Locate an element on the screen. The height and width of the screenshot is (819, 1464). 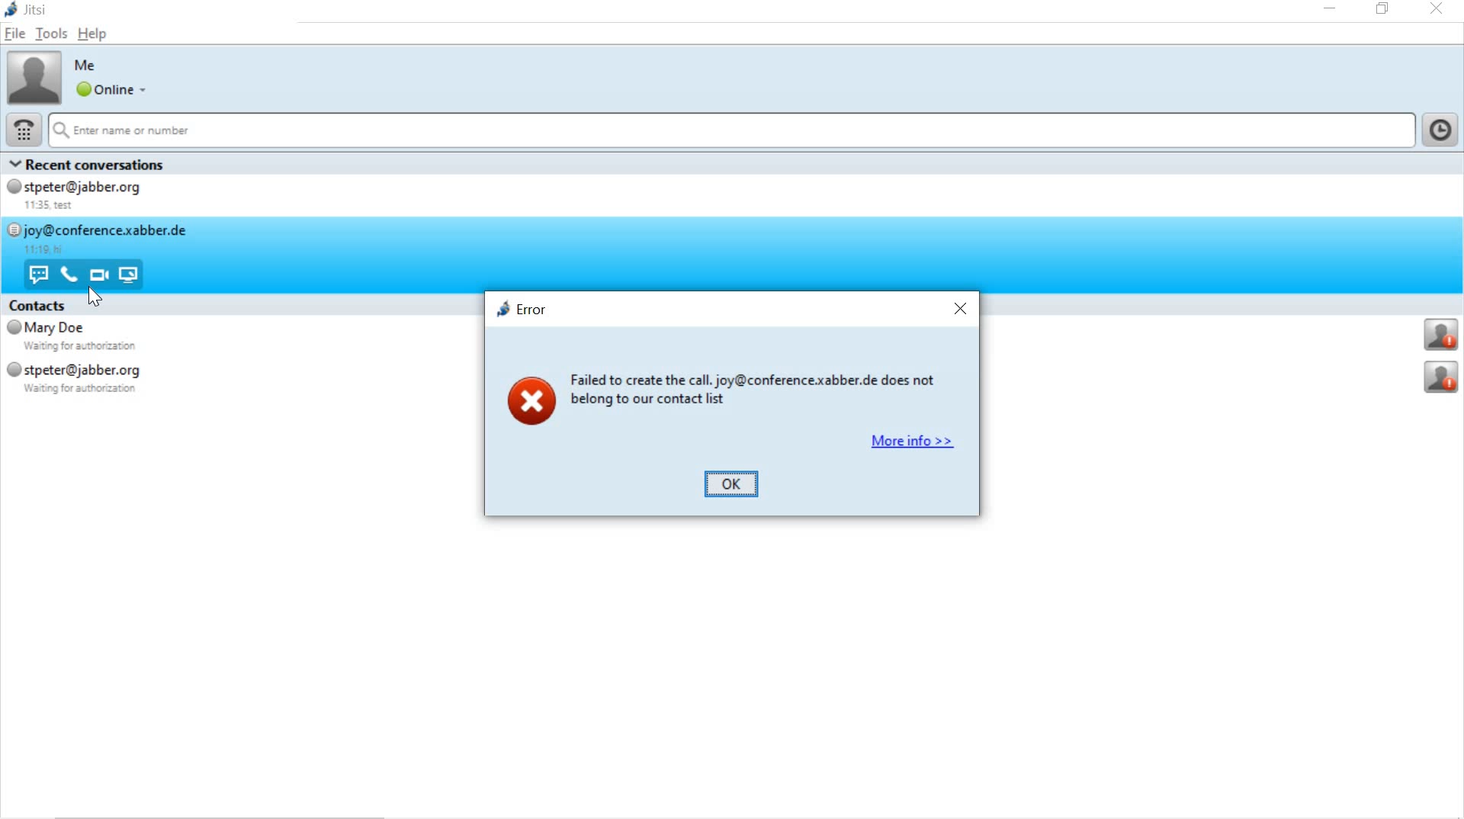
close is located at coordinates (962, 311).